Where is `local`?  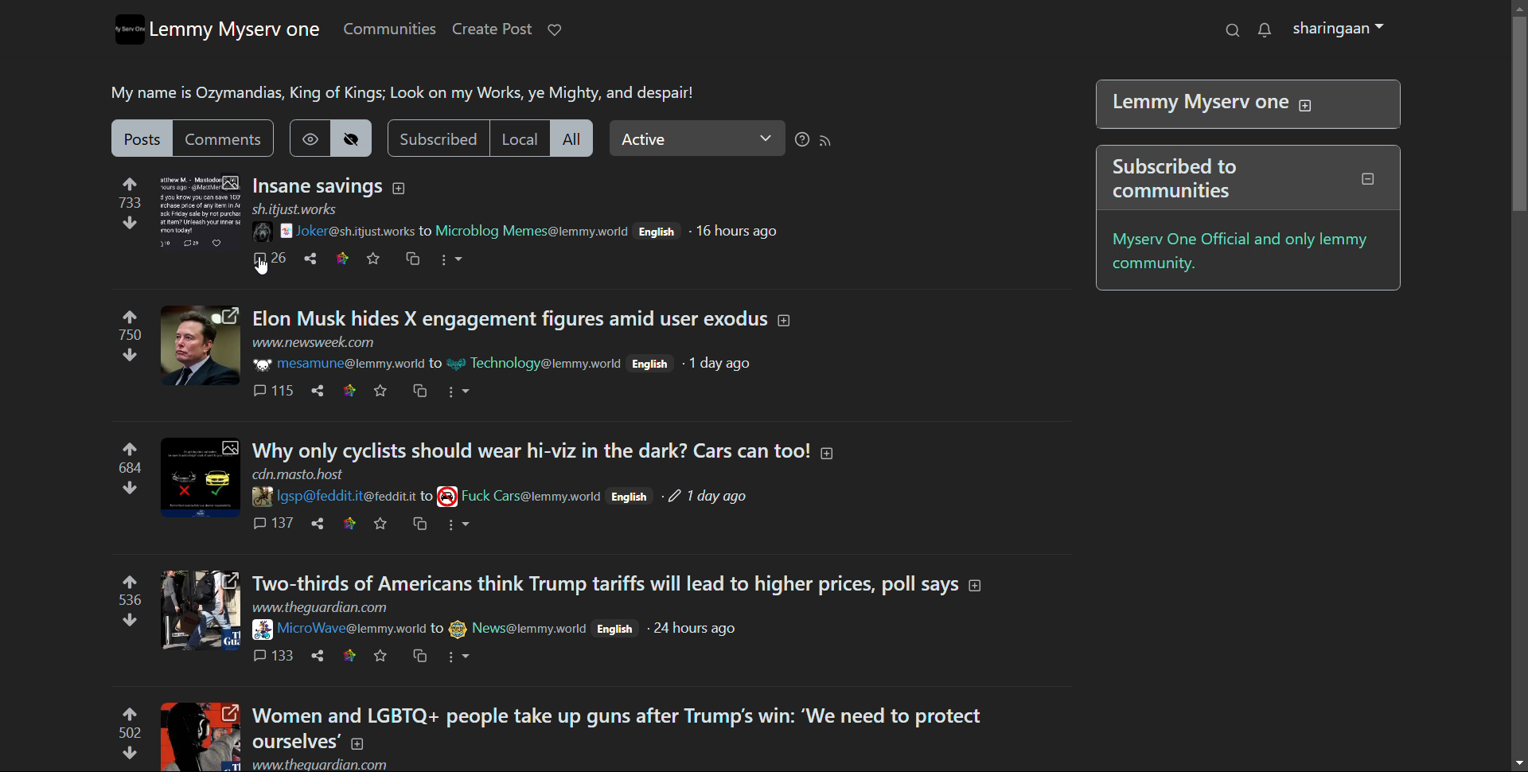 local is located at coordinates (517, 138).